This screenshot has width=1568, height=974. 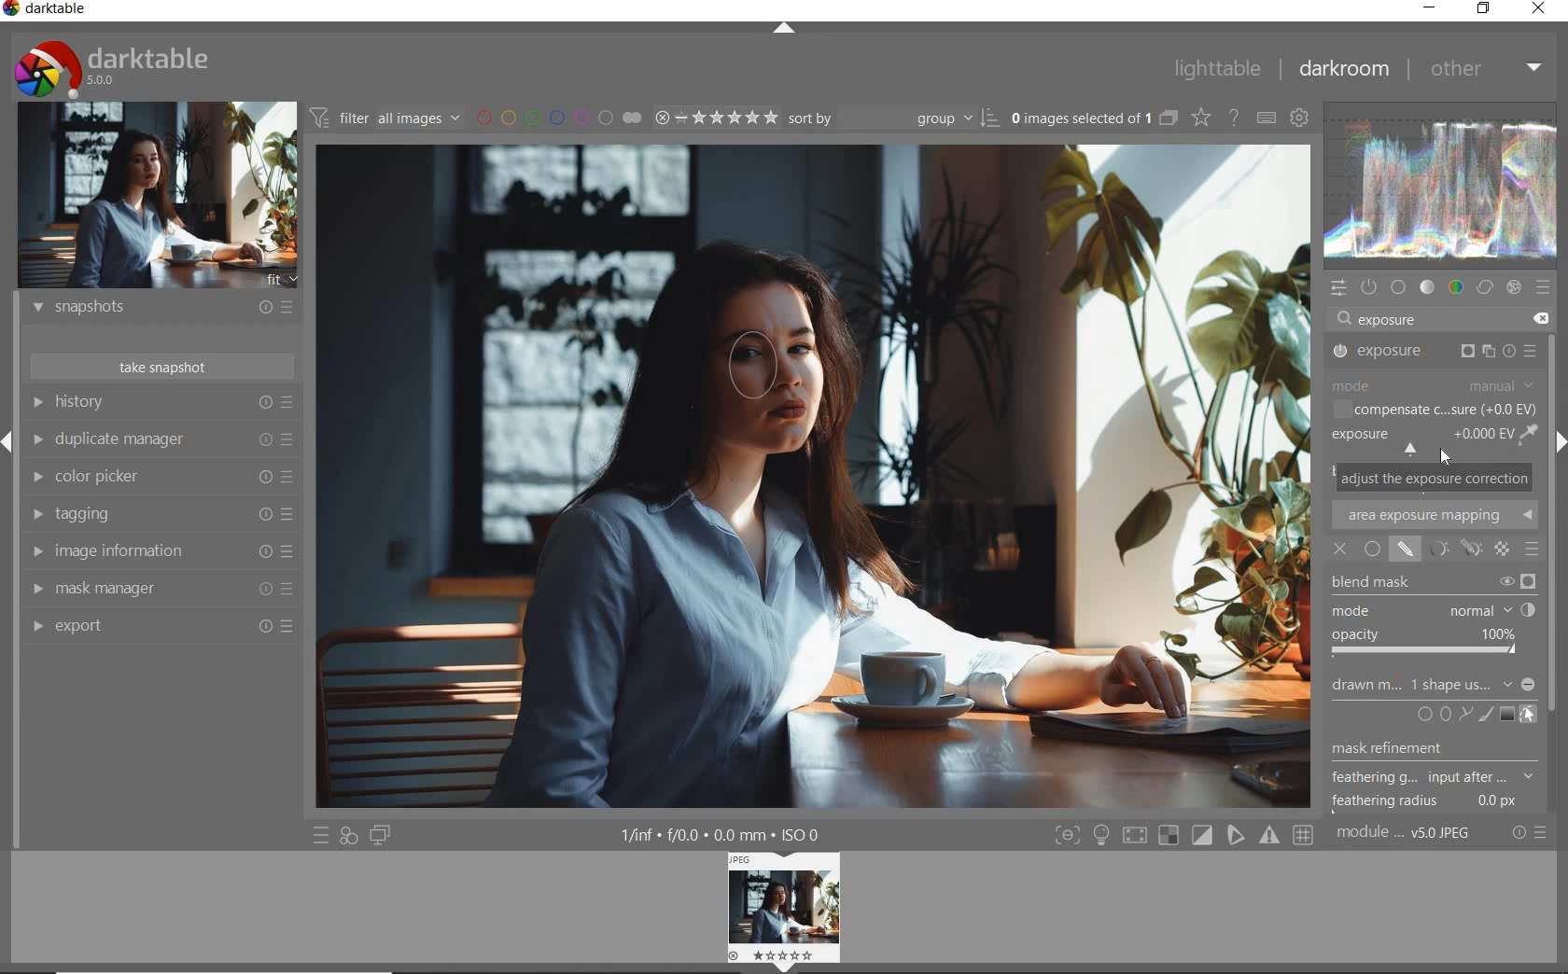 What do you see at coordinates (1421, 442) in the screenshot?
I see `EXPOSURE` at bounding box center [1421, 442].